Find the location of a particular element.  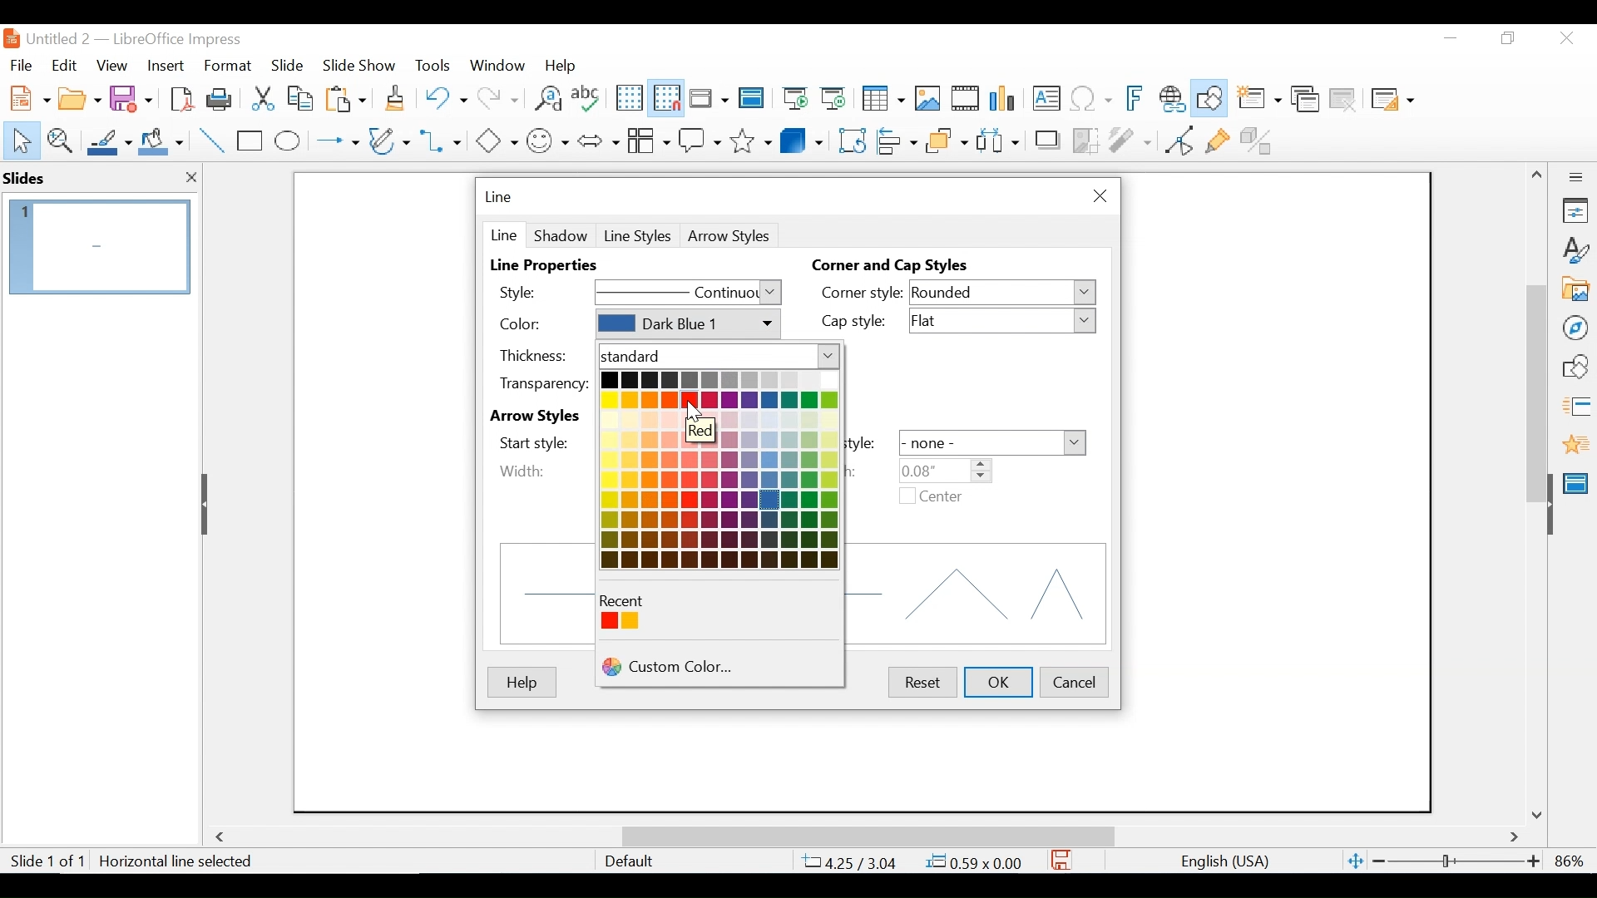

Navigator is located at coordinates (1575, 327).